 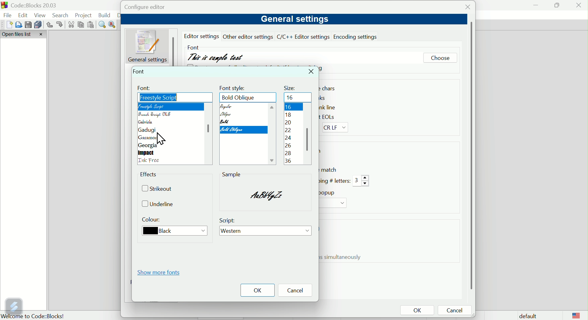 I want to click on 20, so click(x=288, y=123).